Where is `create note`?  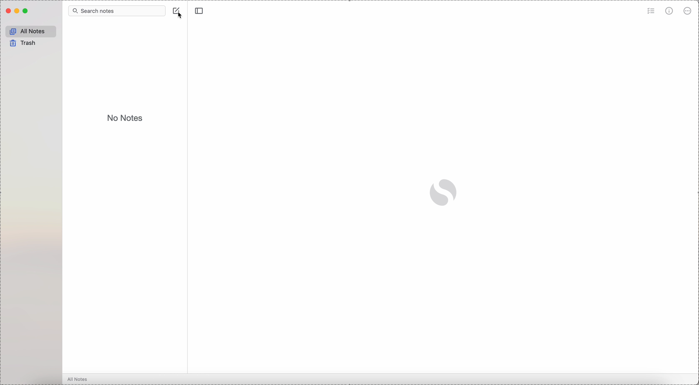
create note is located at coordinates (179, 11).